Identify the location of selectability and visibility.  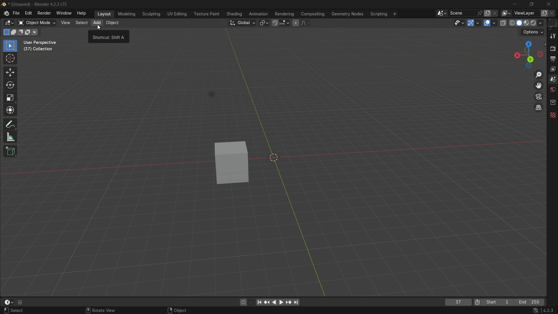
(458, 23).